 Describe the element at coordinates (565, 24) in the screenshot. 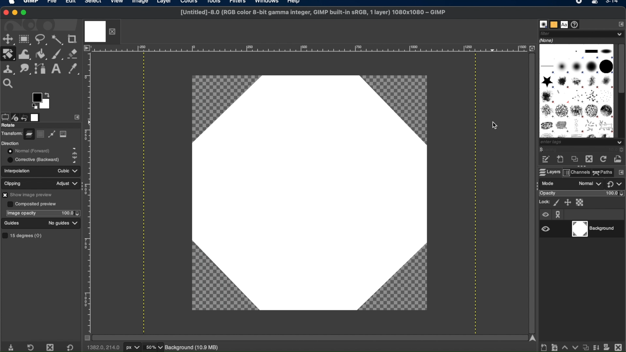

I see `fonts` at that location.